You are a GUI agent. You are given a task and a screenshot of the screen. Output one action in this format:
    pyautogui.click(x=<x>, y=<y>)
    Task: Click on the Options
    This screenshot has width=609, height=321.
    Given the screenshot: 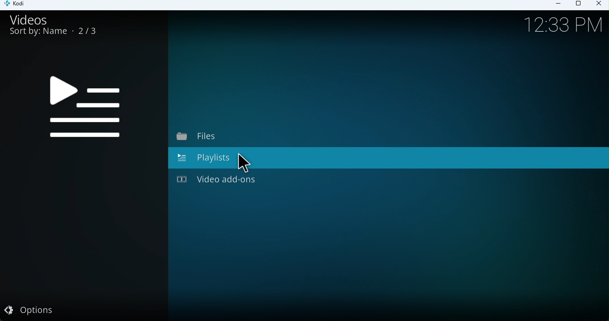 What is the action you would take?
    pyautogui.click(x=34, y=311)
    